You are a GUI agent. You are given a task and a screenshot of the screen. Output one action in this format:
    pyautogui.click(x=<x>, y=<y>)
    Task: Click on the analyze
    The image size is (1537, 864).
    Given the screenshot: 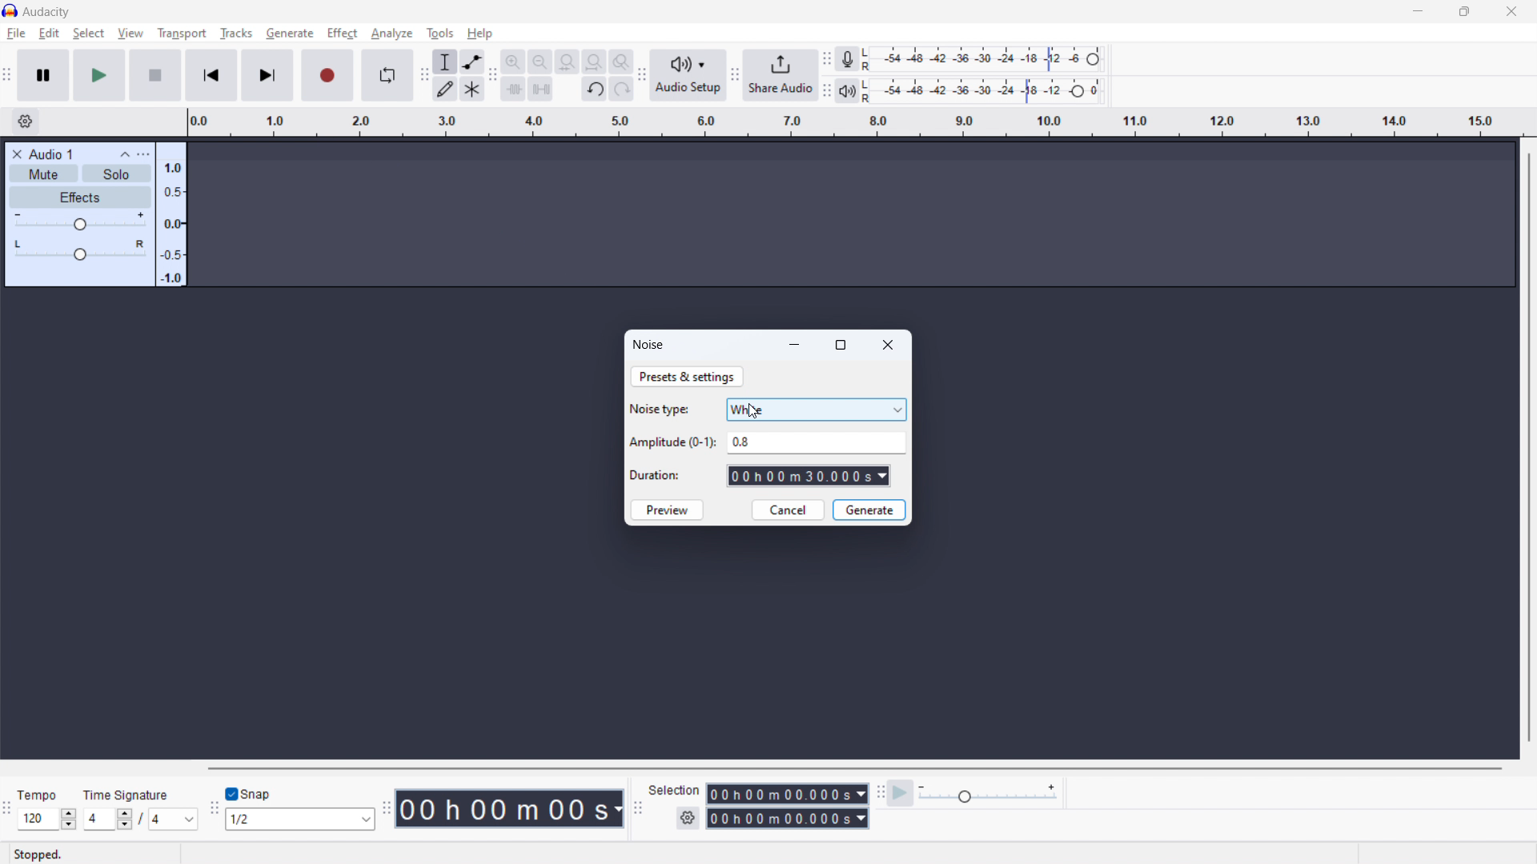 What is the action you would take?
    pyautogui.click(x=391, y=33)
    